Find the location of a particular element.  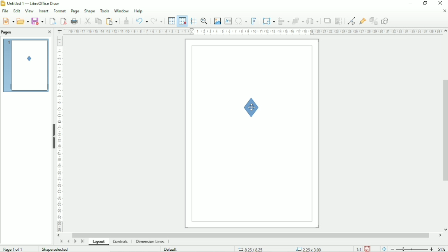

Close is located at coordinates (50, 32).